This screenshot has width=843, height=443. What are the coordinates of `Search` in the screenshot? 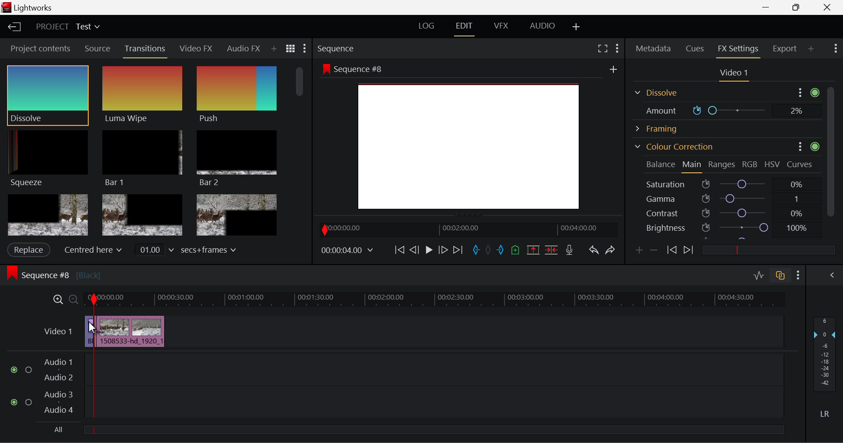 It's located at (277, 49).